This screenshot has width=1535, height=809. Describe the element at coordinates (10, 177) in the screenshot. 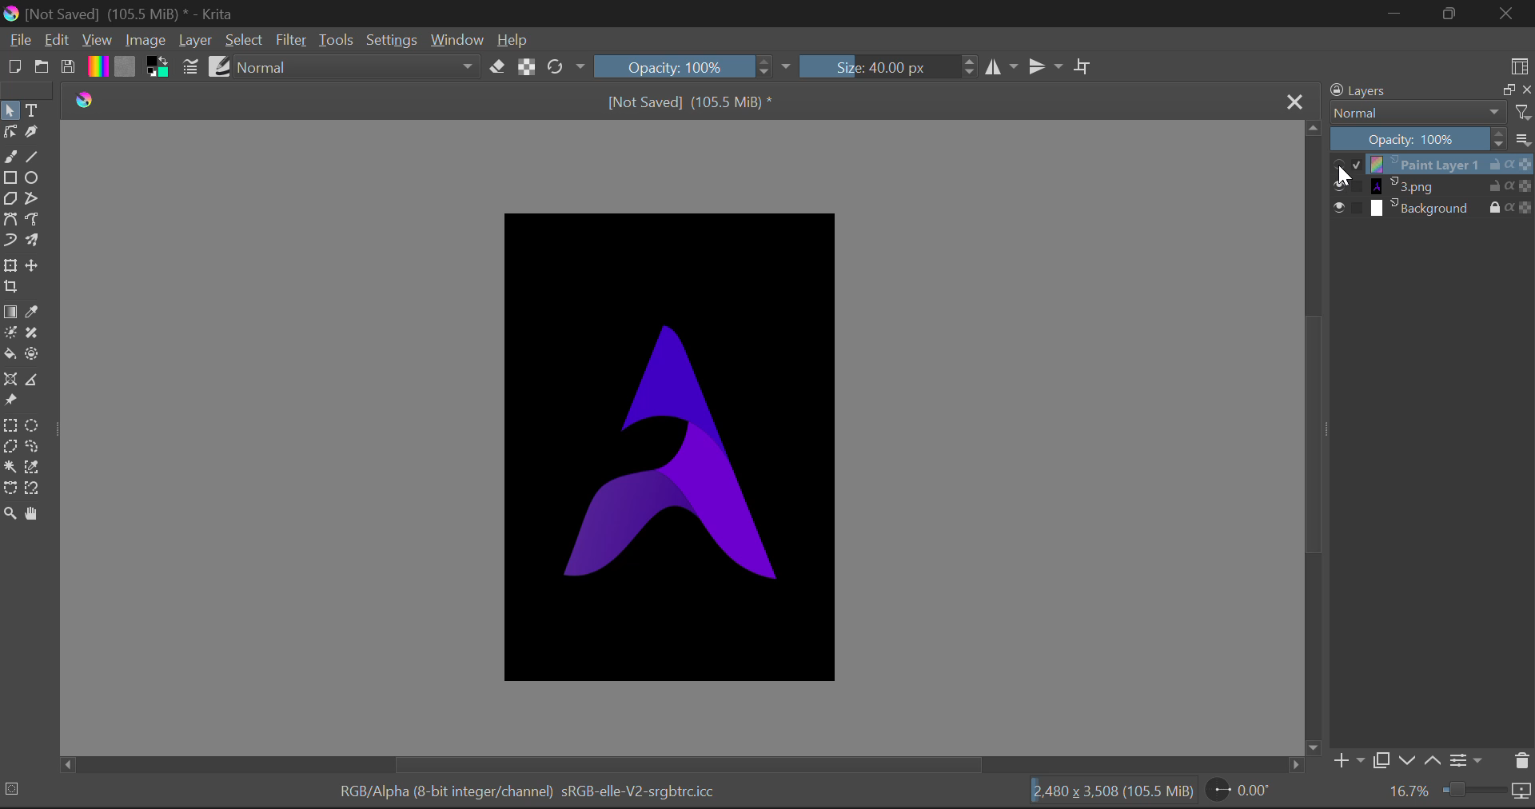

I see `Rectangle` at that location.